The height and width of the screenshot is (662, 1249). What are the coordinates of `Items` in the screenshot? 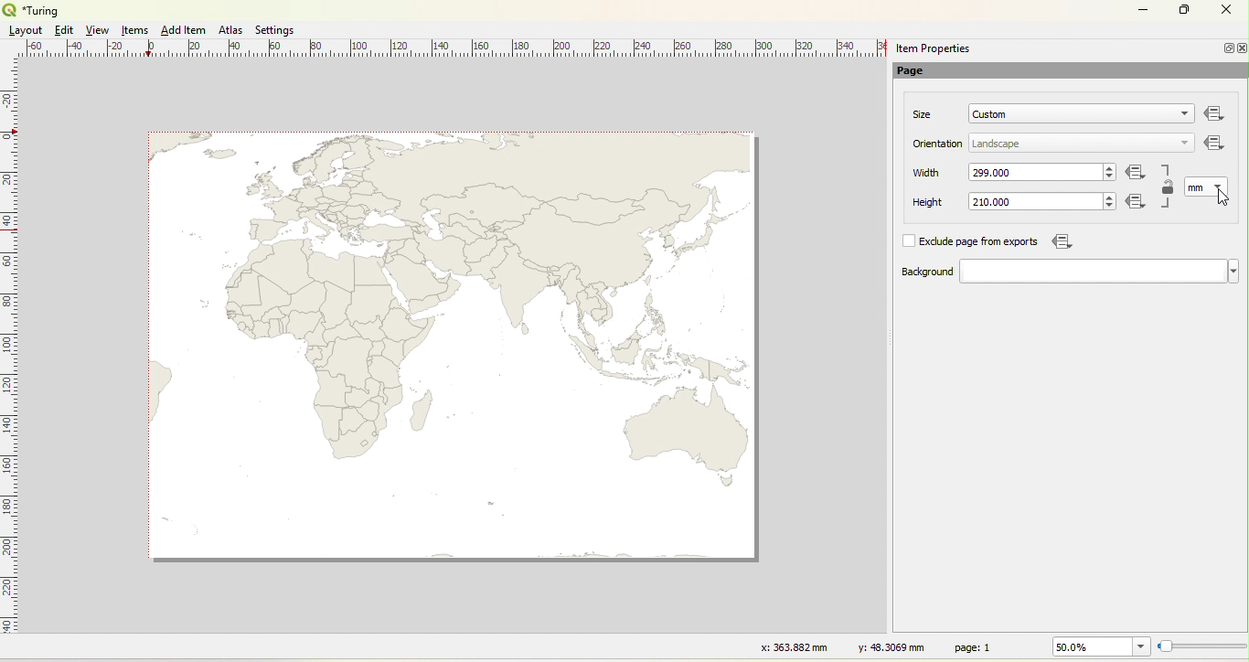 It's located at (136, 31).